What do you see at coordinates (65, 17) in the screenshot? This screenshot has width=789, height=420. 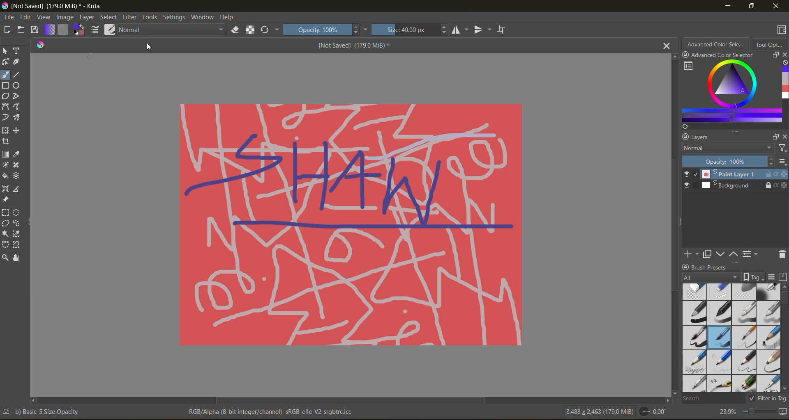 I see `image` at bounding box center [65, 17].